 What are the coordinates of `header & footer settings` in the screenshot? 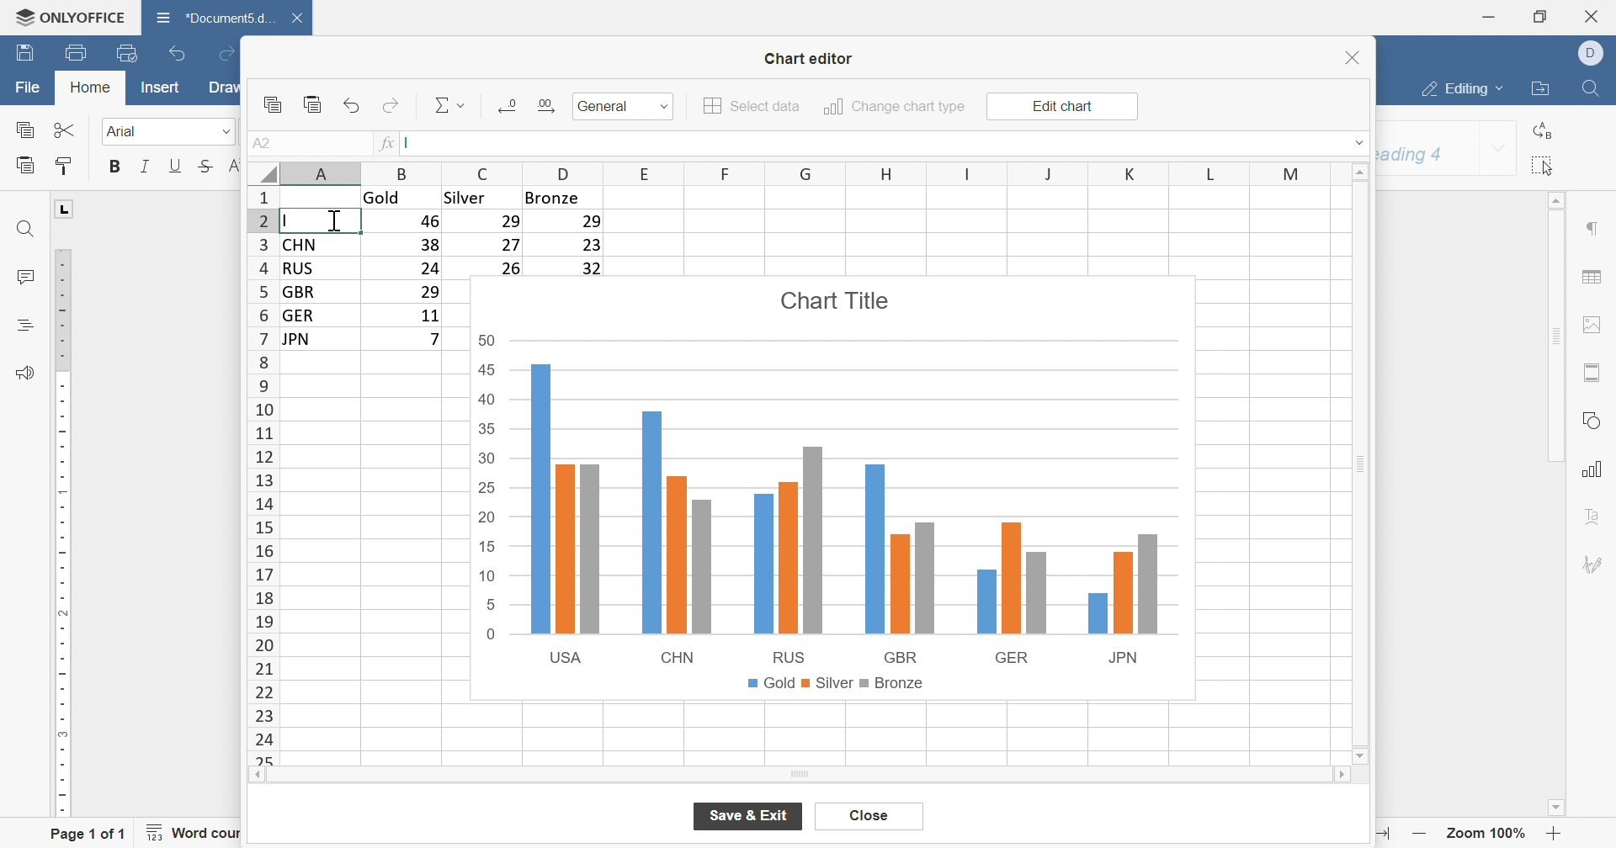 It's located at (1594, 374).